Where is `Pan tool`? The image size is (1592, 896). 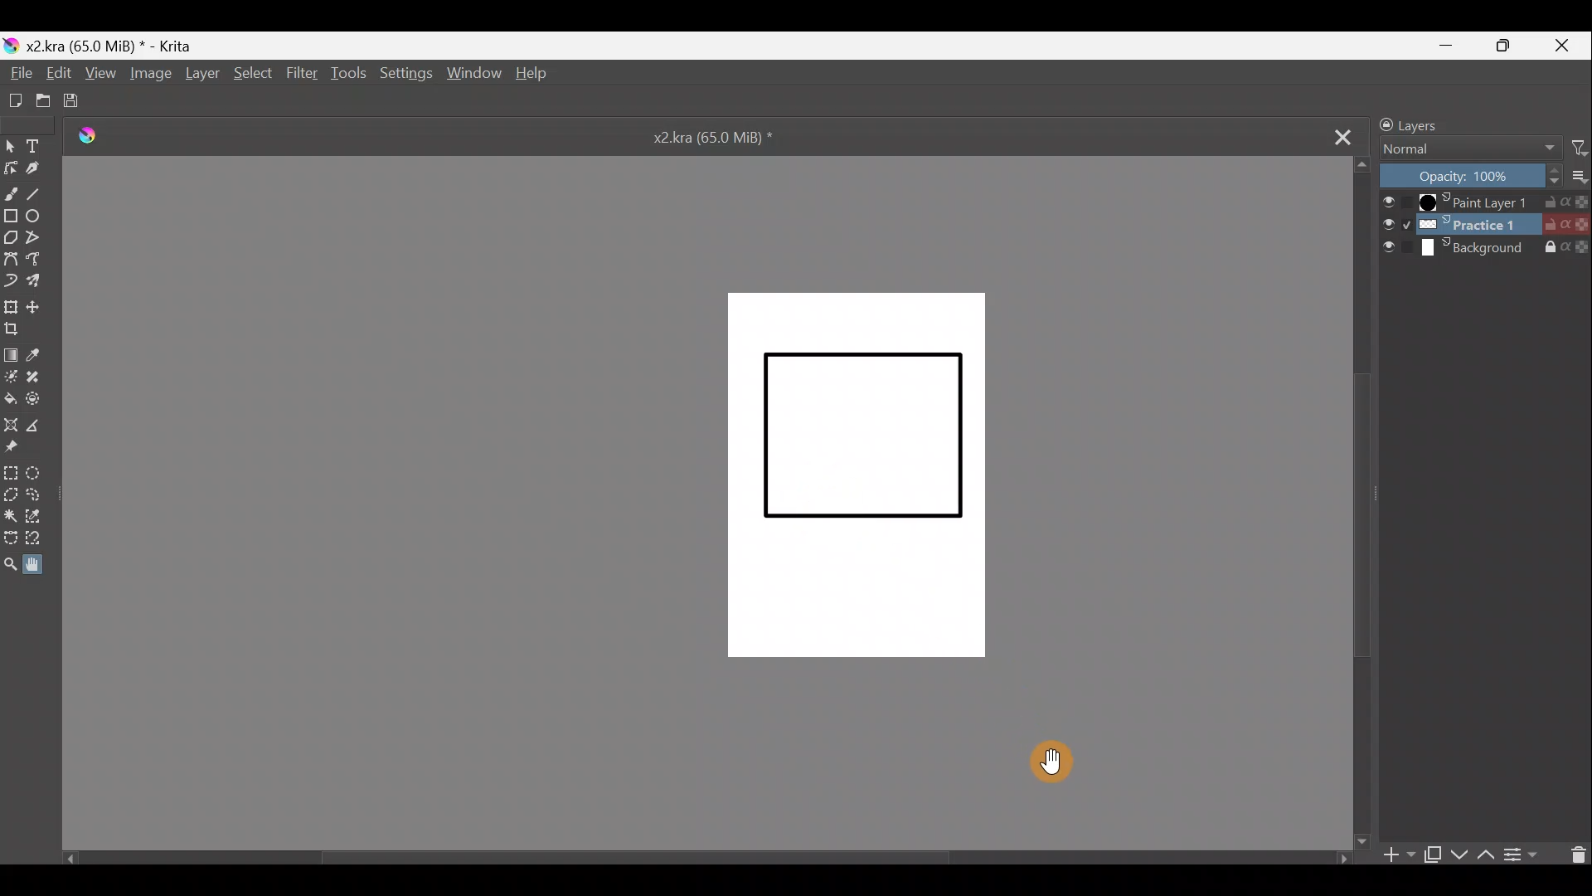 Pan tool is located at coordinates (1049, 757).